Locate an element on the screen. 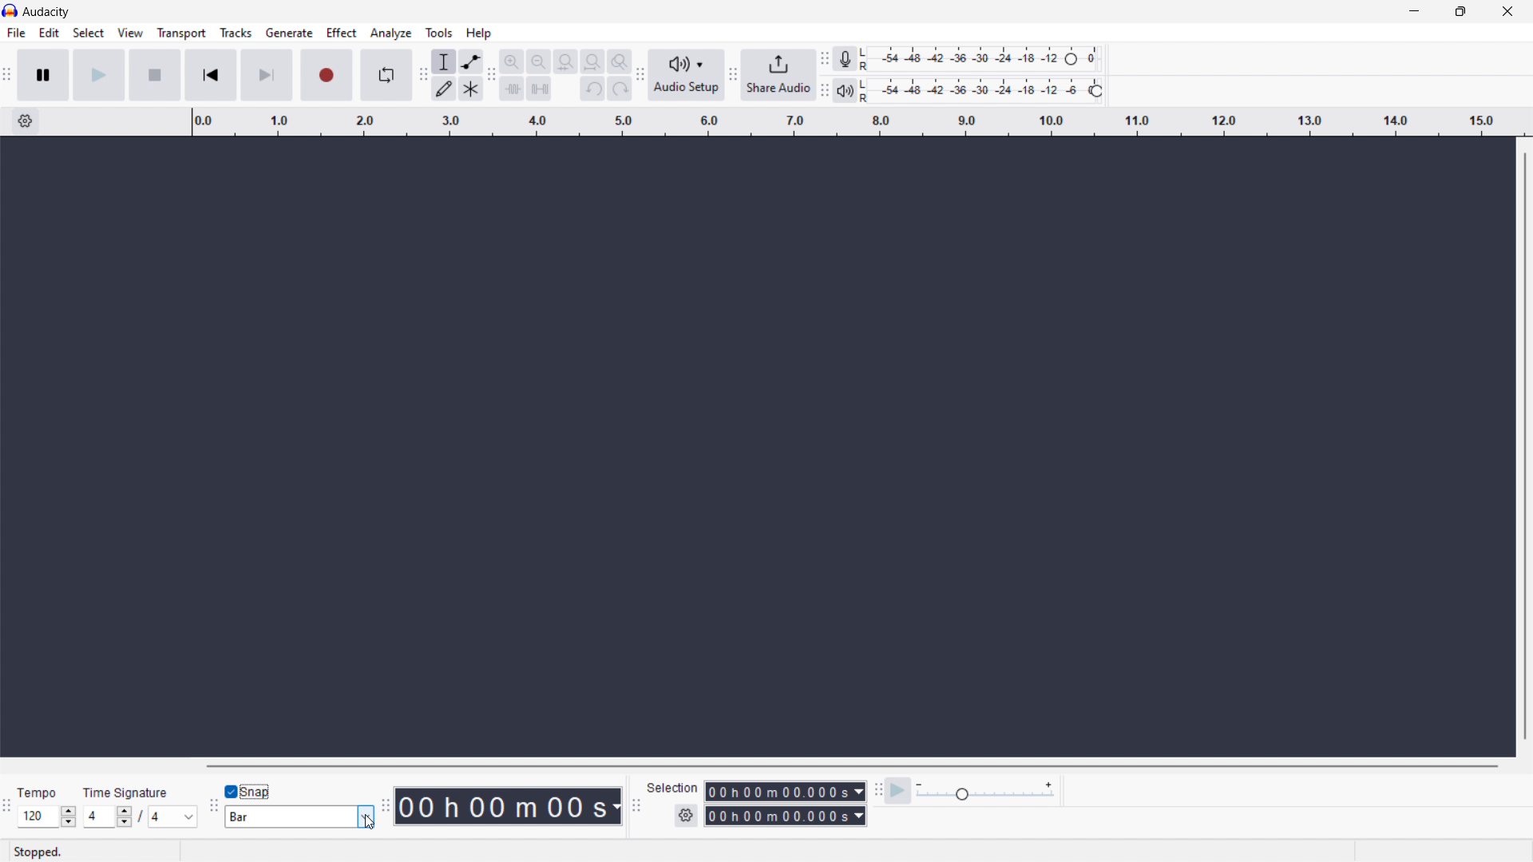 This screenshot has width=1533, height=862. share audio is located at coordinates (778, 74).